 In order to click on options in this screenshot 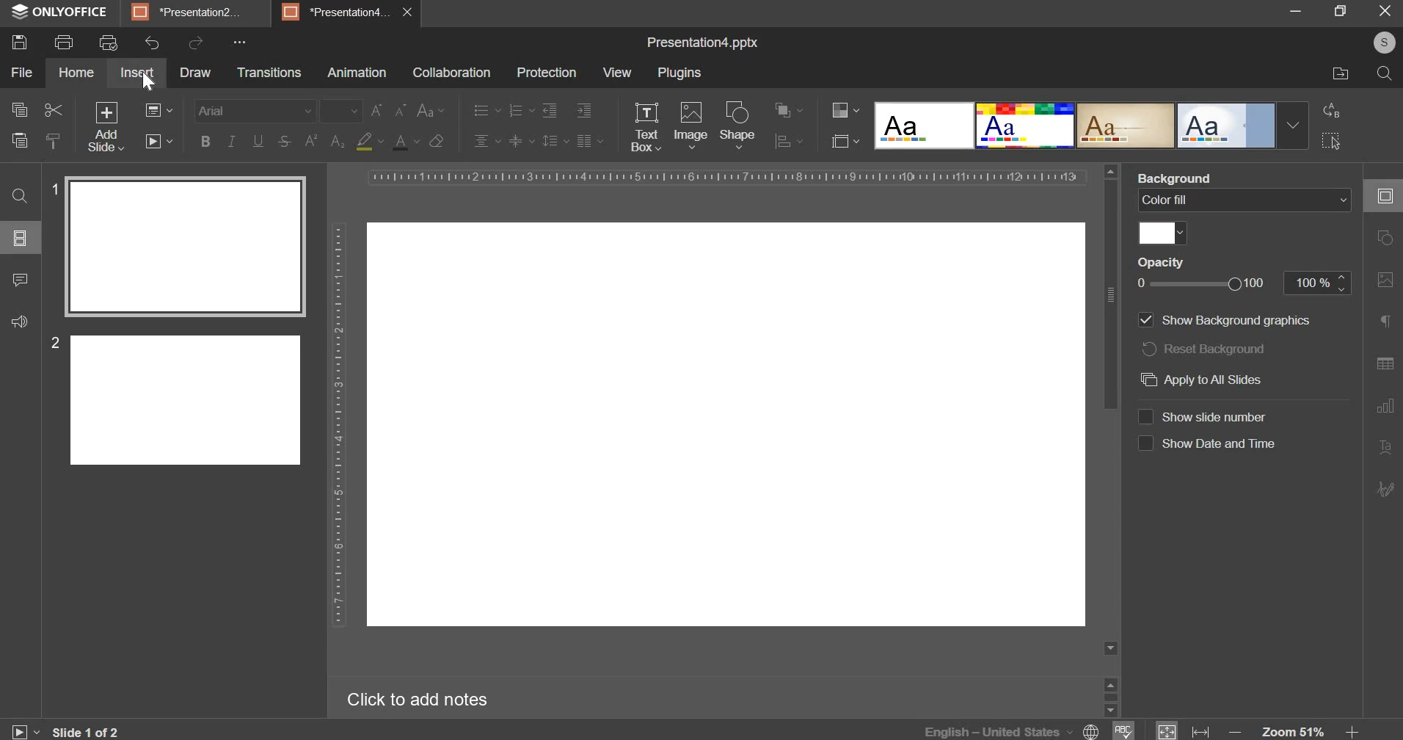, I will do `click(785, 141)`.